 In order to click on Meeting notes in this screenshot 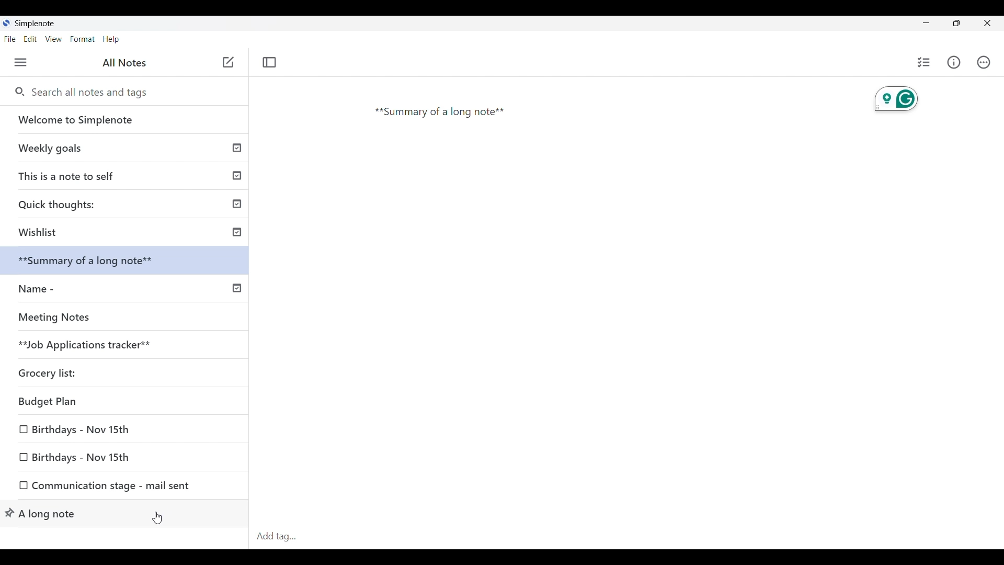, I will do `click(106, 317)`.